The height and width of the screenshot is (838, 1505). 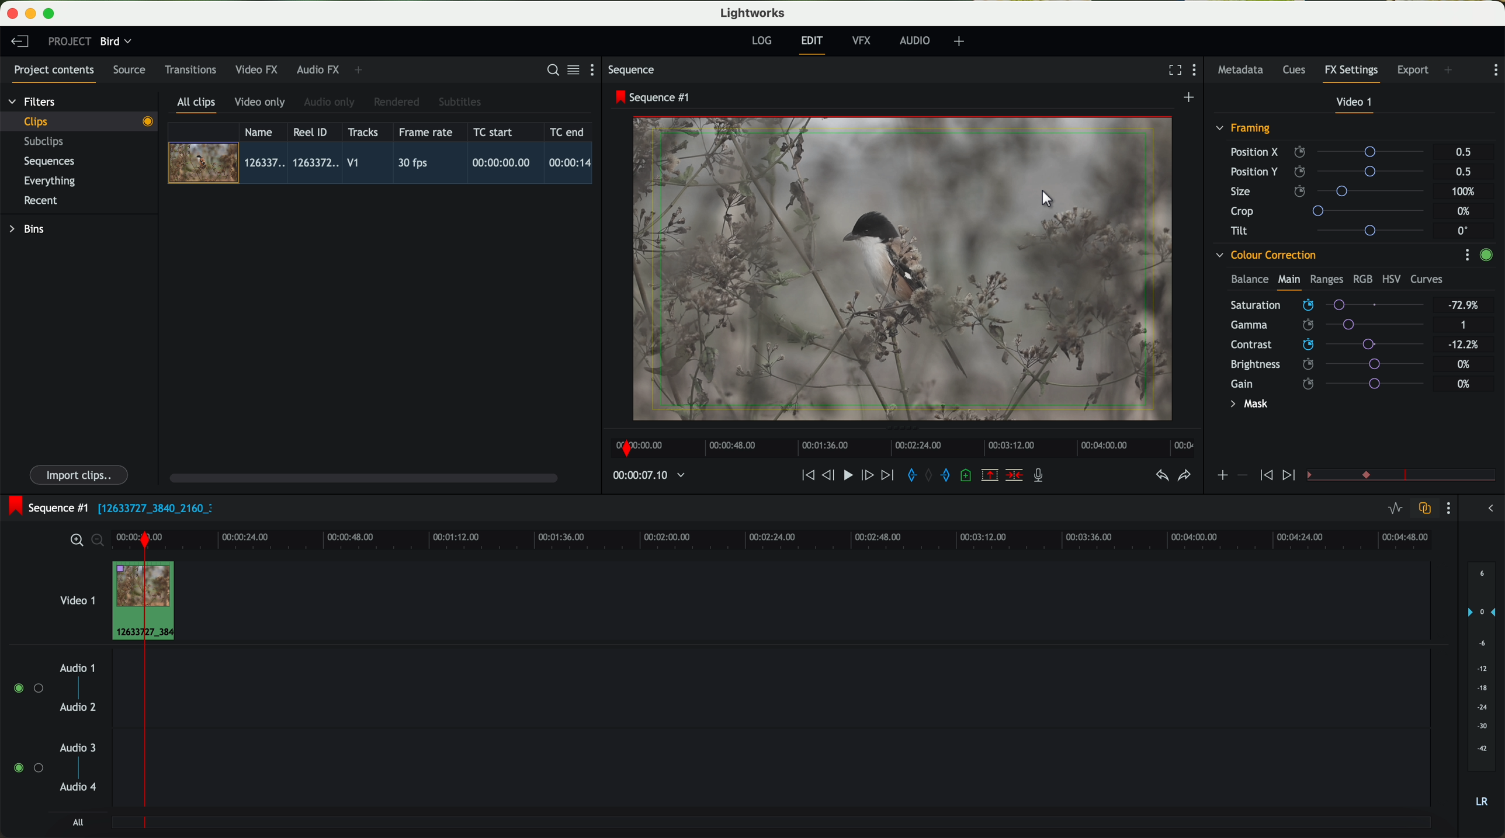 I want to click on metadata, so click(x=1243, y=71).